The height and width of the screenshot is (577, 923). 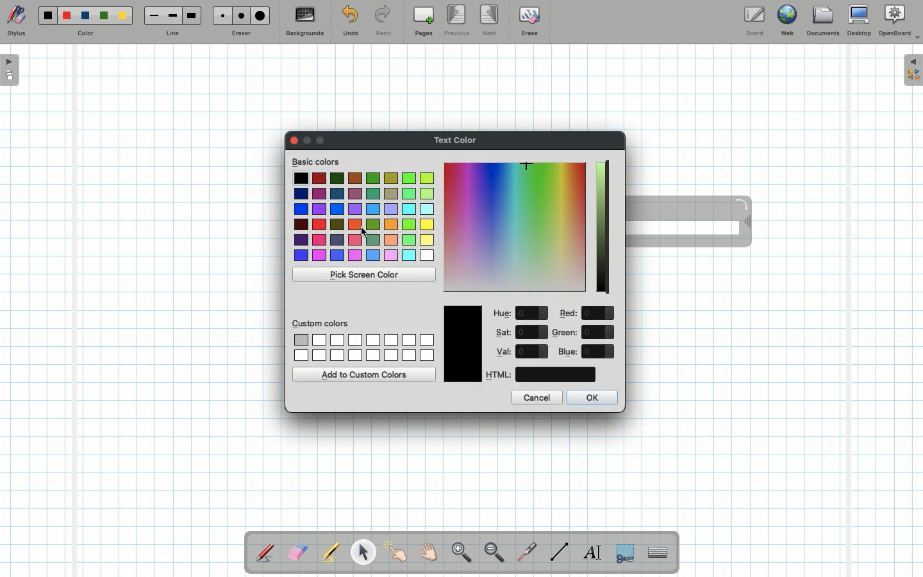 What do you see at coordinates (861, 21) in the screenshot?
I see `Desktop` at bounding box center [861, 21].